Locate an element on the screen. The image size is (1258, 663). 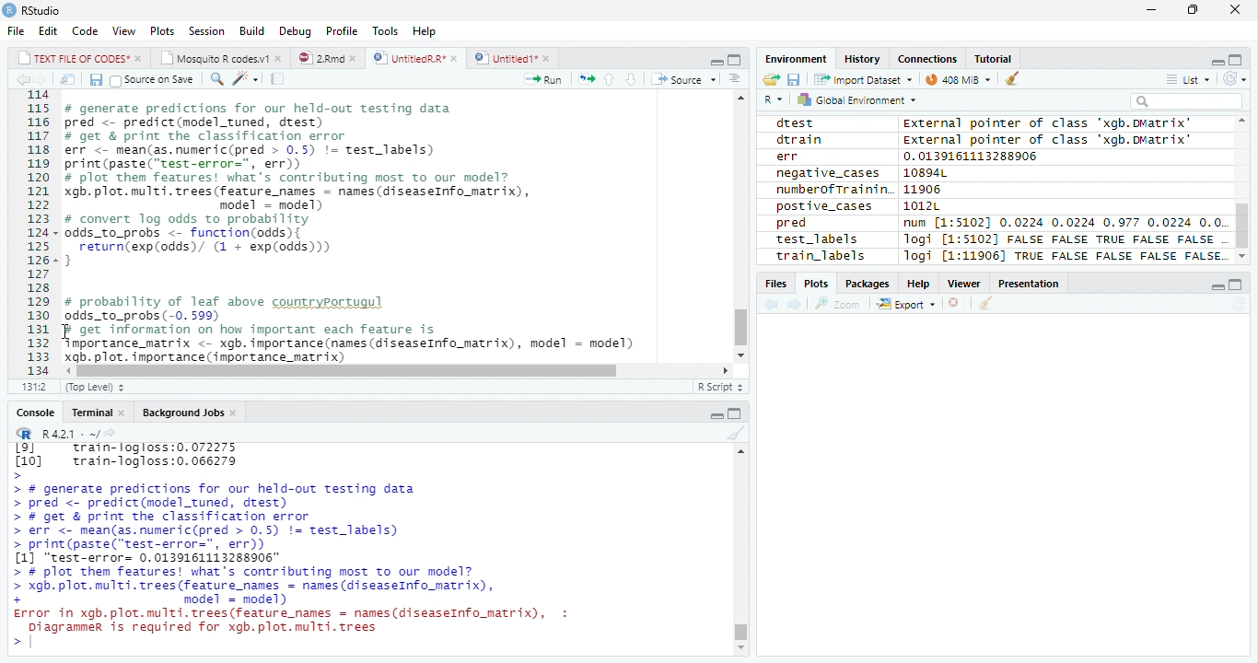
Maximize is located at coordinates (1239, 58).